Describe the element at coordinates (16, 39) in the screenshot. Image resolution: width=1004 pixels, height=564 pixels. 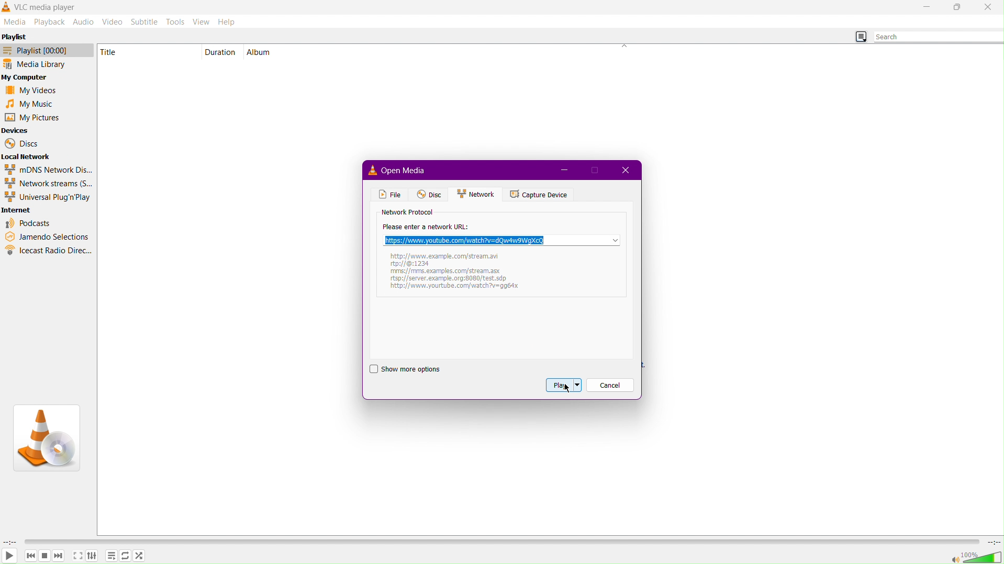
I see `Playlist` at that location.